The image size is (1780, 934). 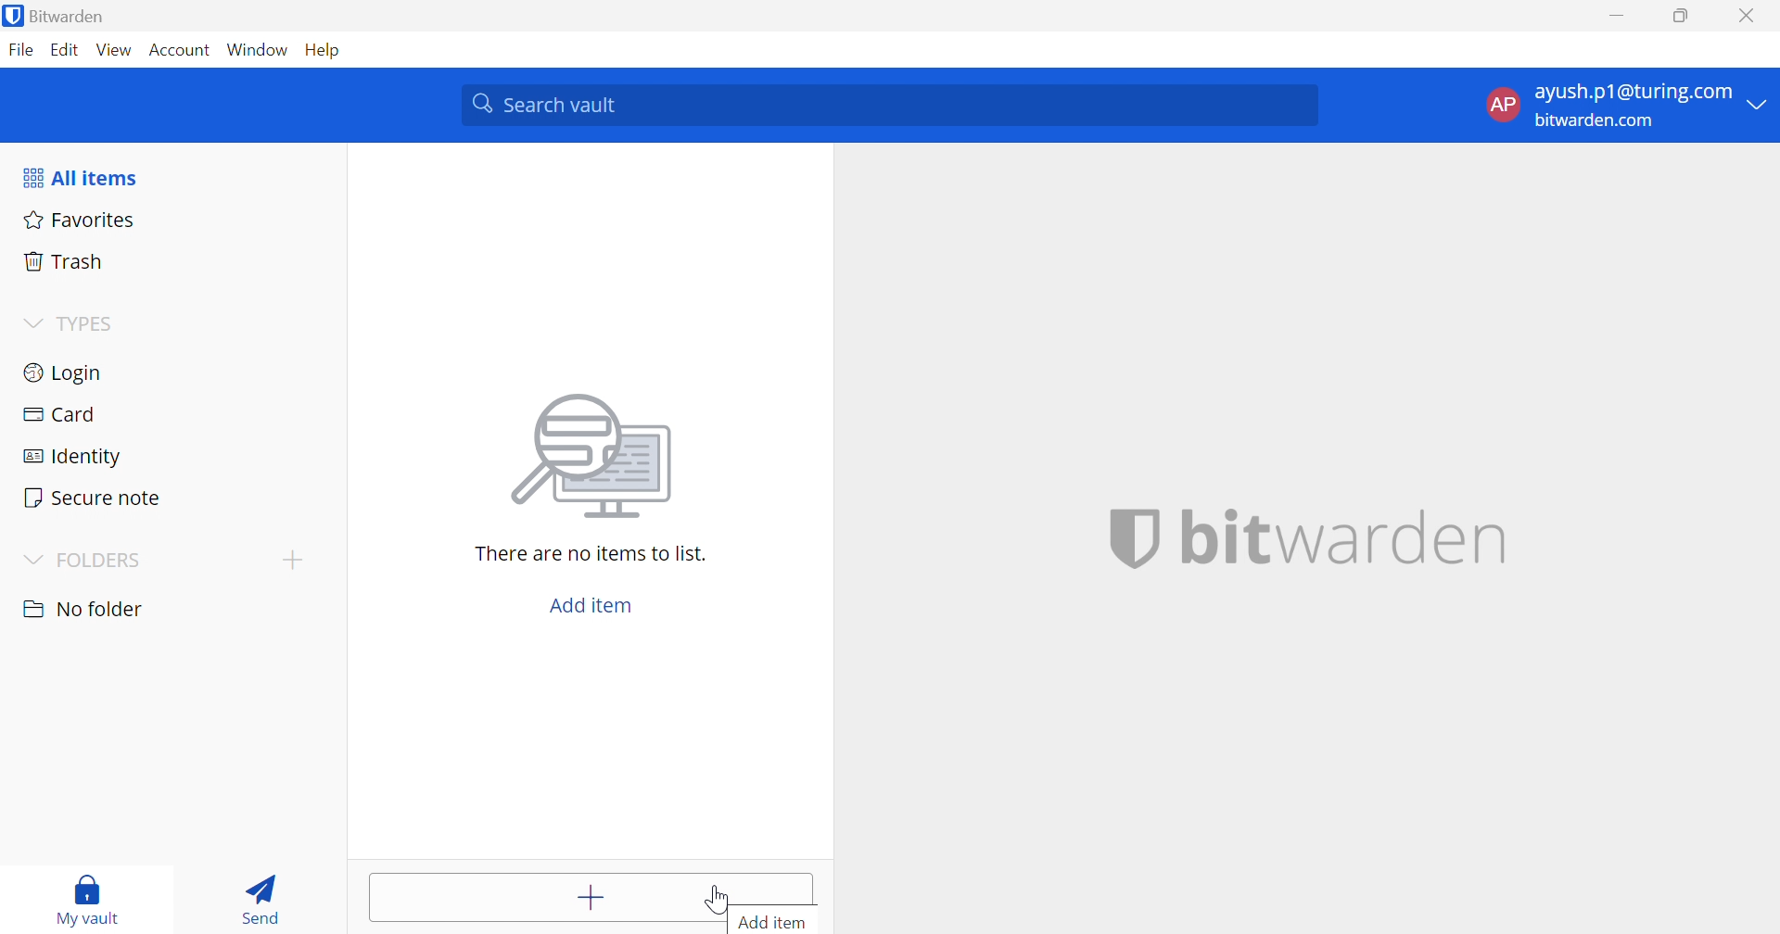 What do you see at coordinates (80, 221) in the screenshot?
I see `Favorites` at bounding box center [80, 221].